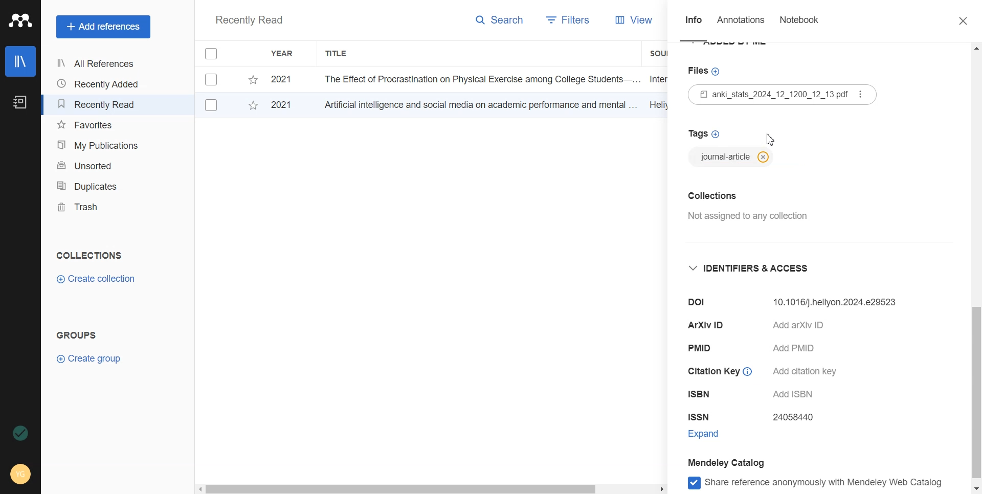  Describe the element at coordinates (21, 473) in the screenshot. I see `Account` at that location.